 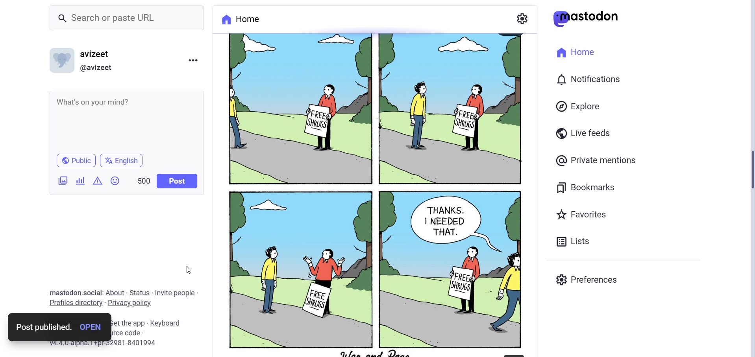 What do you see at coordinates (43, 327) in the screenshot?
I see `Post Published` at bounding box center [43, 327].